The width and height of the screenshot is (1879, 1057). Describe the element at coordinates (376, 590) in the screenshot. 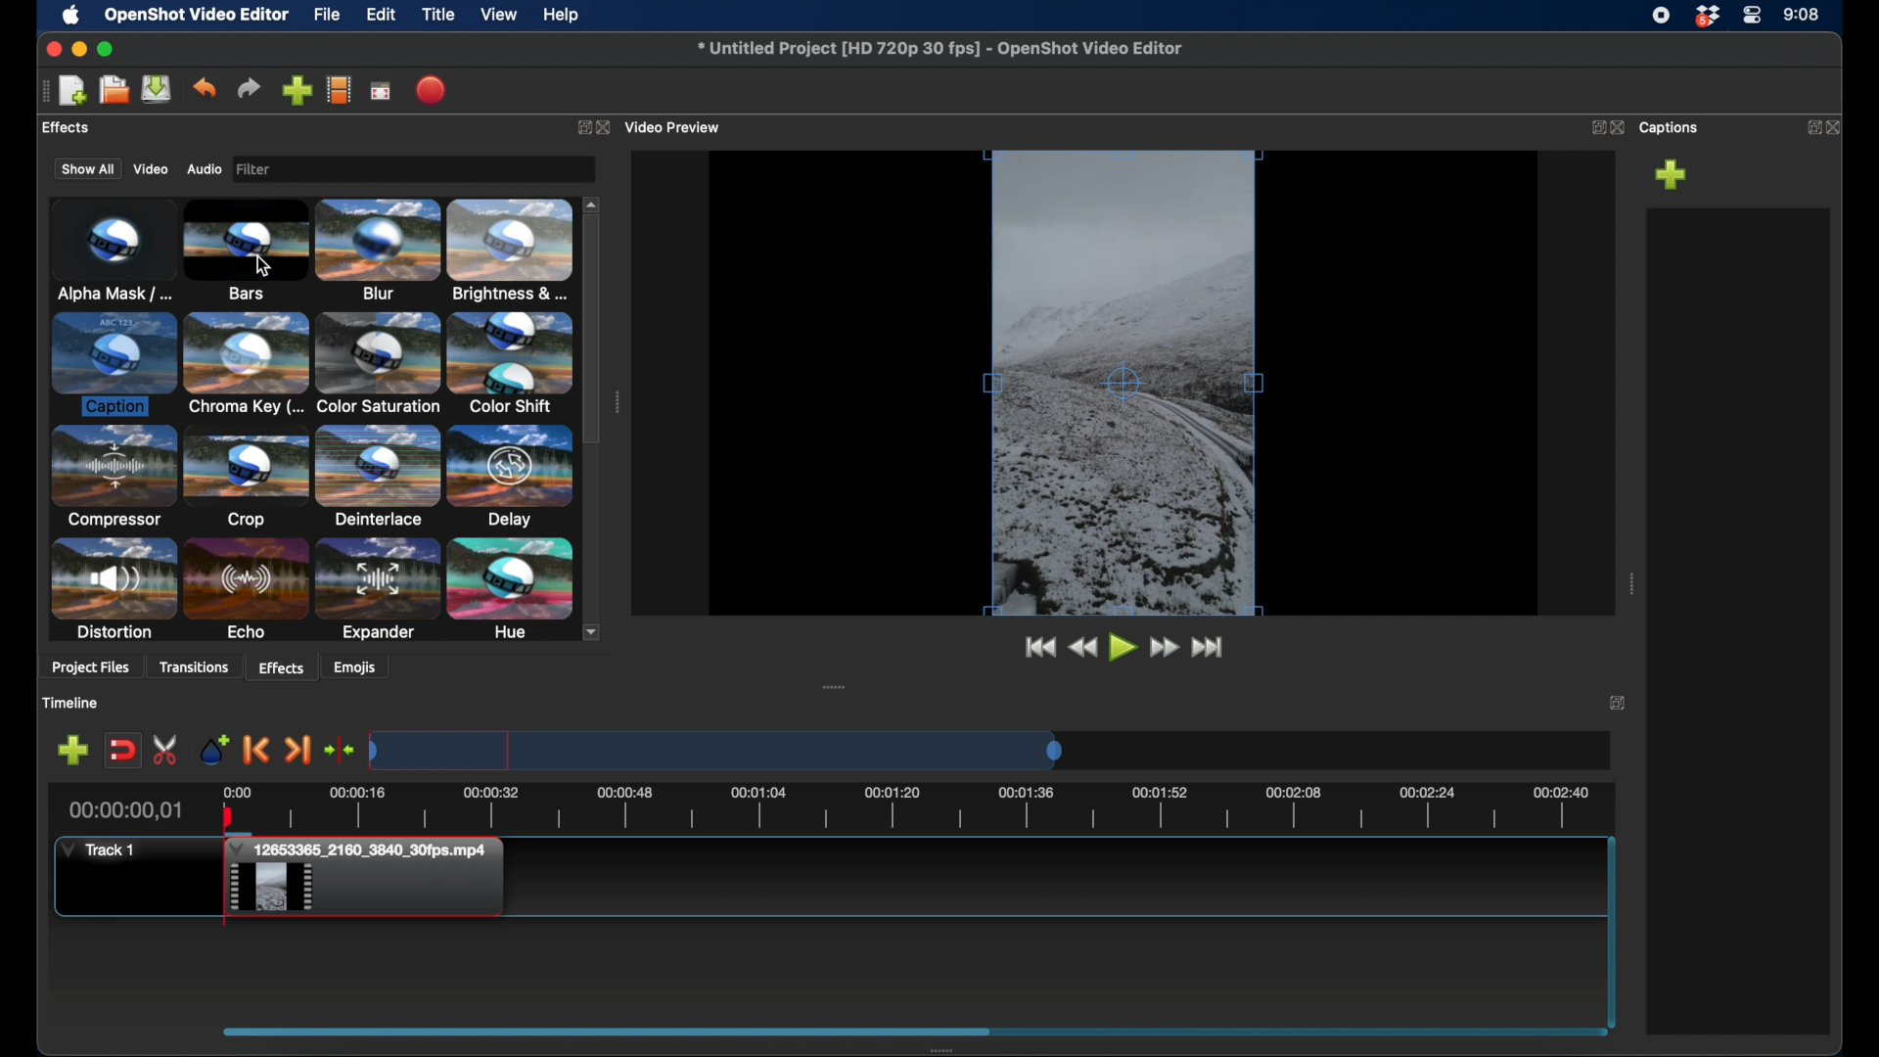

I see `expander` at that location.